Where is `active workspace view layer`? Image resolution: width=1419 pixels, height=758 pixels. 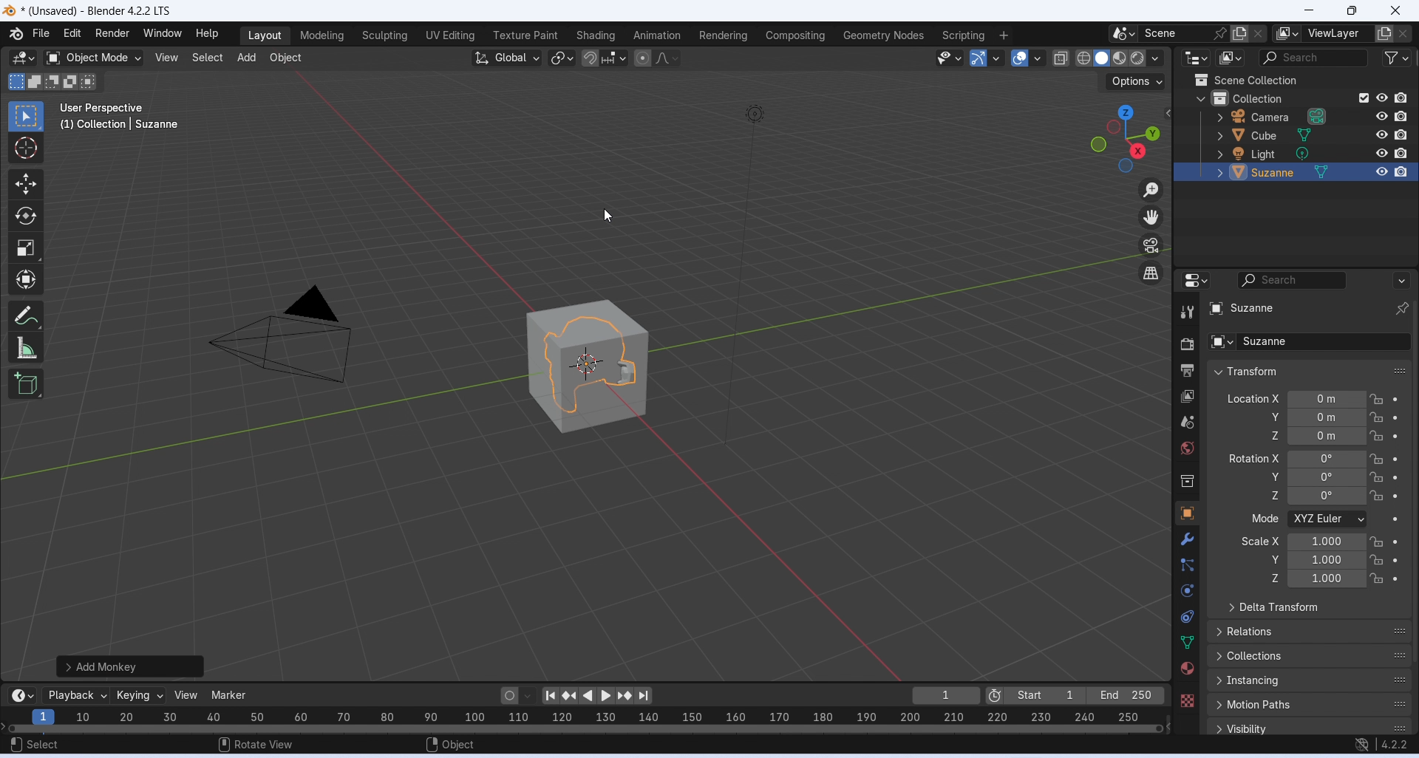
active workspace view layer is located at coordinates (1287, 33).